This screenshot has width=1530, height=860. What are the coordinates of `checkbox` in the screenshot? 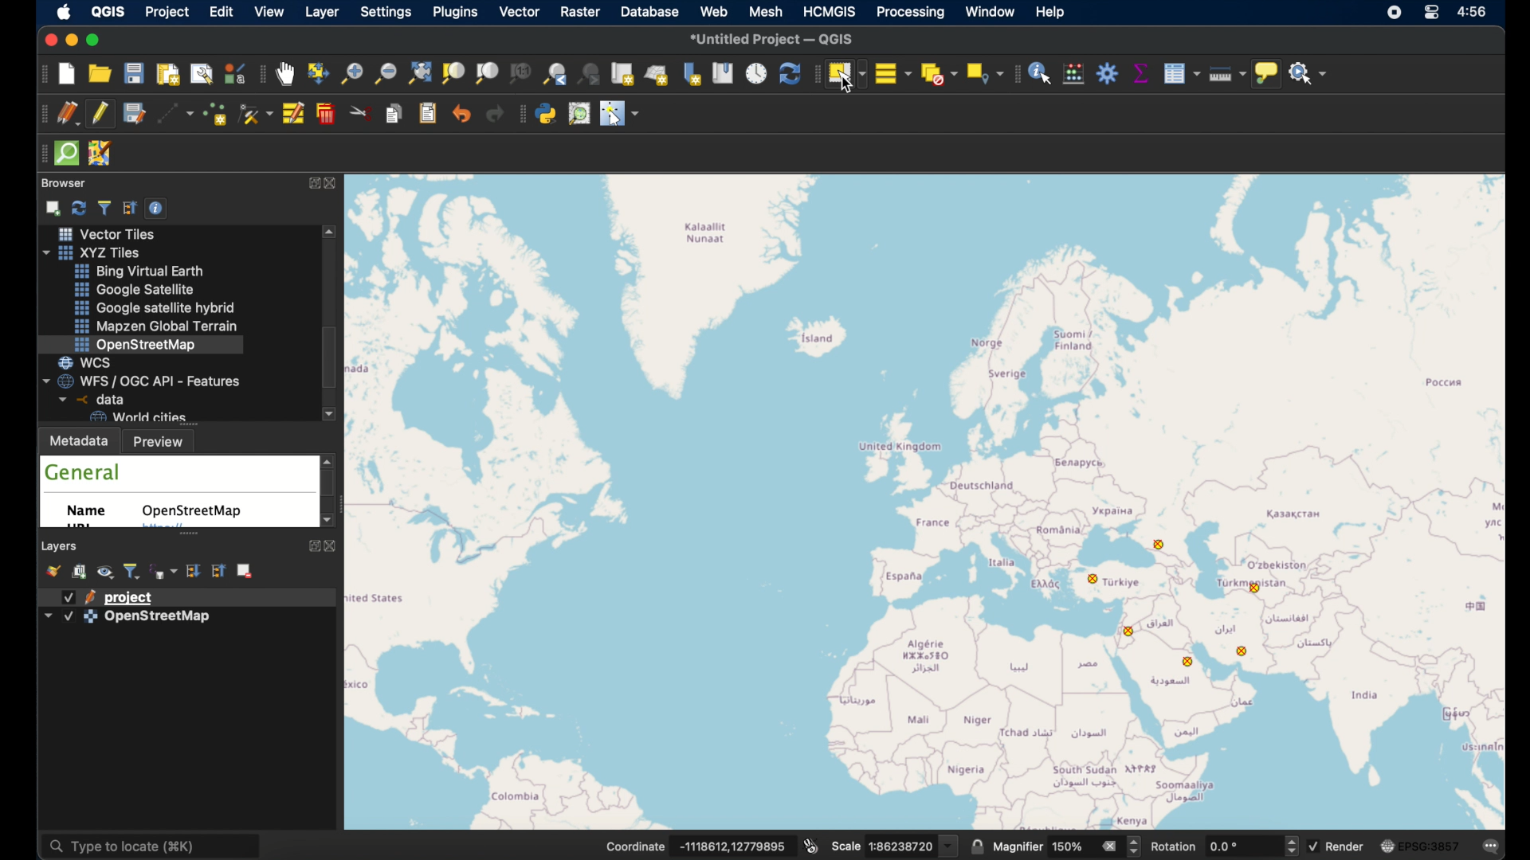 It's located at (69, 597).